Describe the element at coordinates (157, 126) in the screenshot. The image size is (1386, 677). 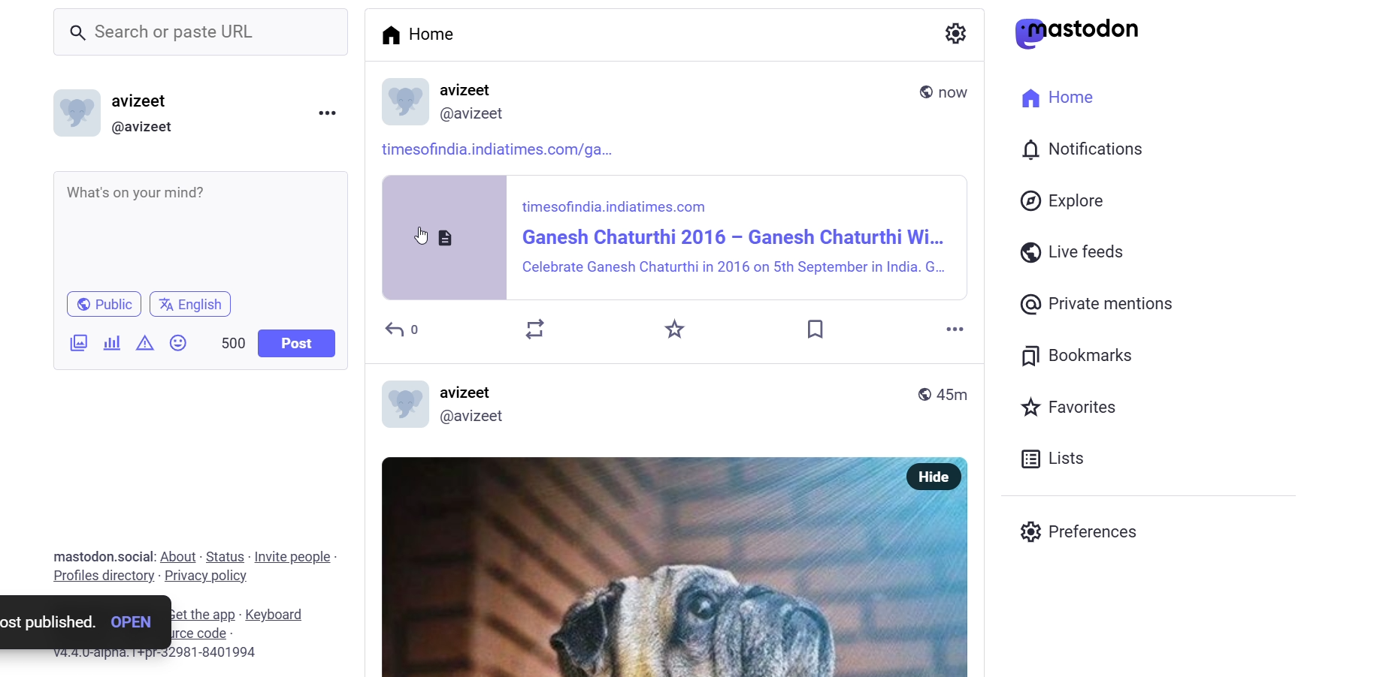
I see `(@avizeet` at that location.